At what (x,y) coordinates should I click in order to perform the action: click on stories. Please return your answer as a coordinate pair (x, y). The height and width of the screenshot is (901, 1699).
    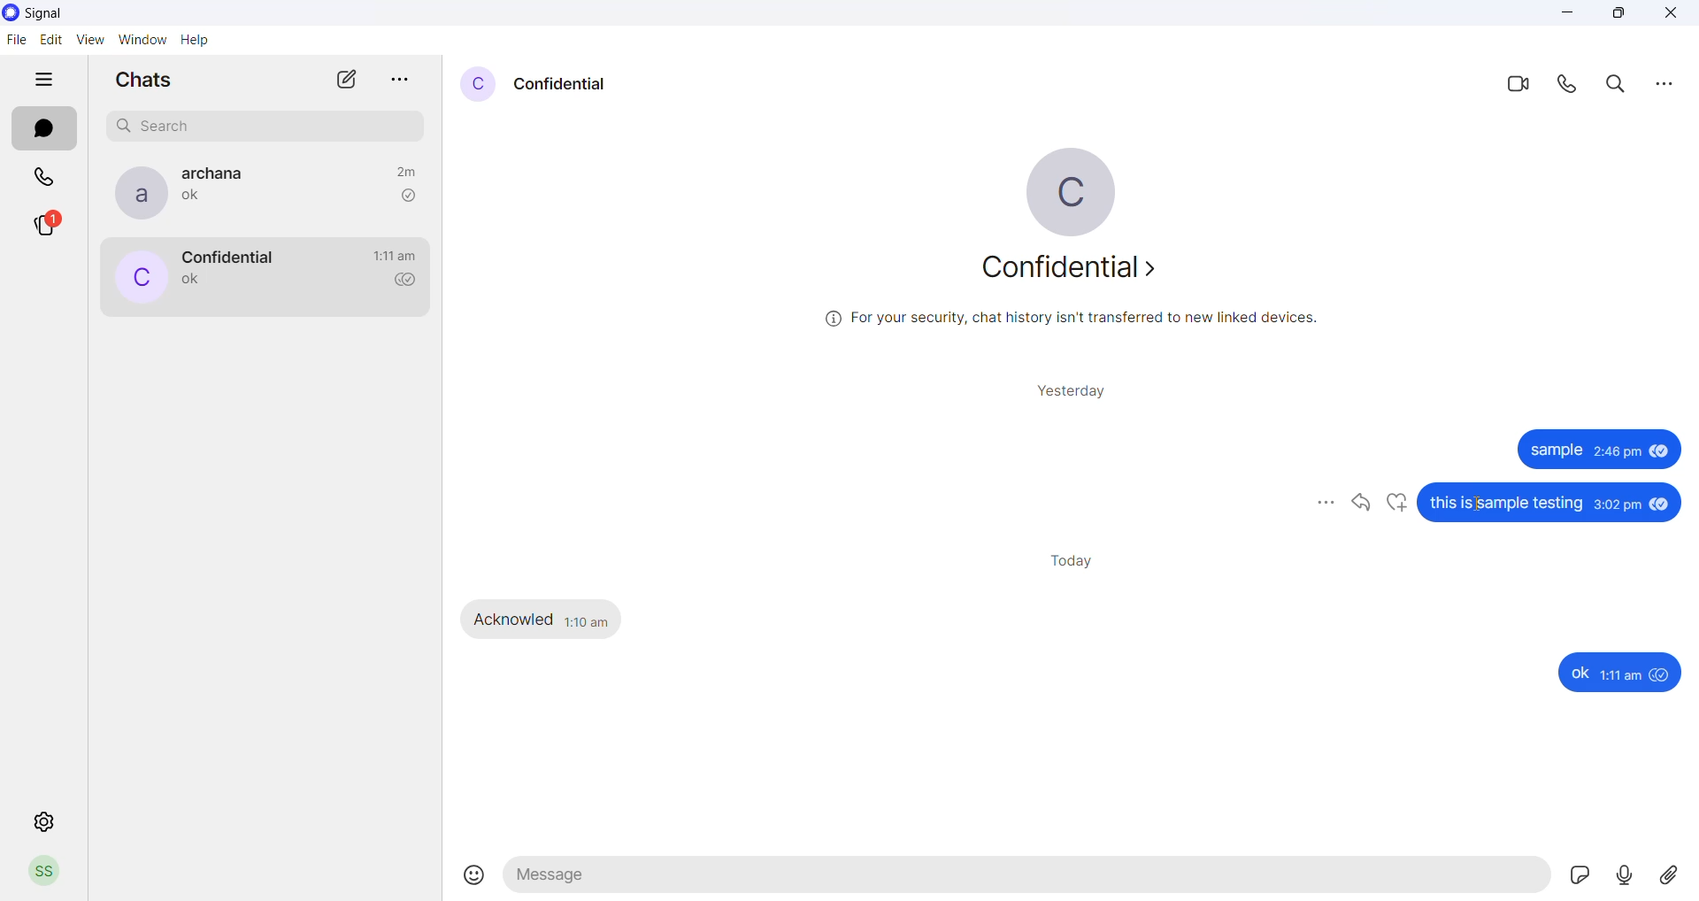
    Looking at the image, I should click on (56, 226).